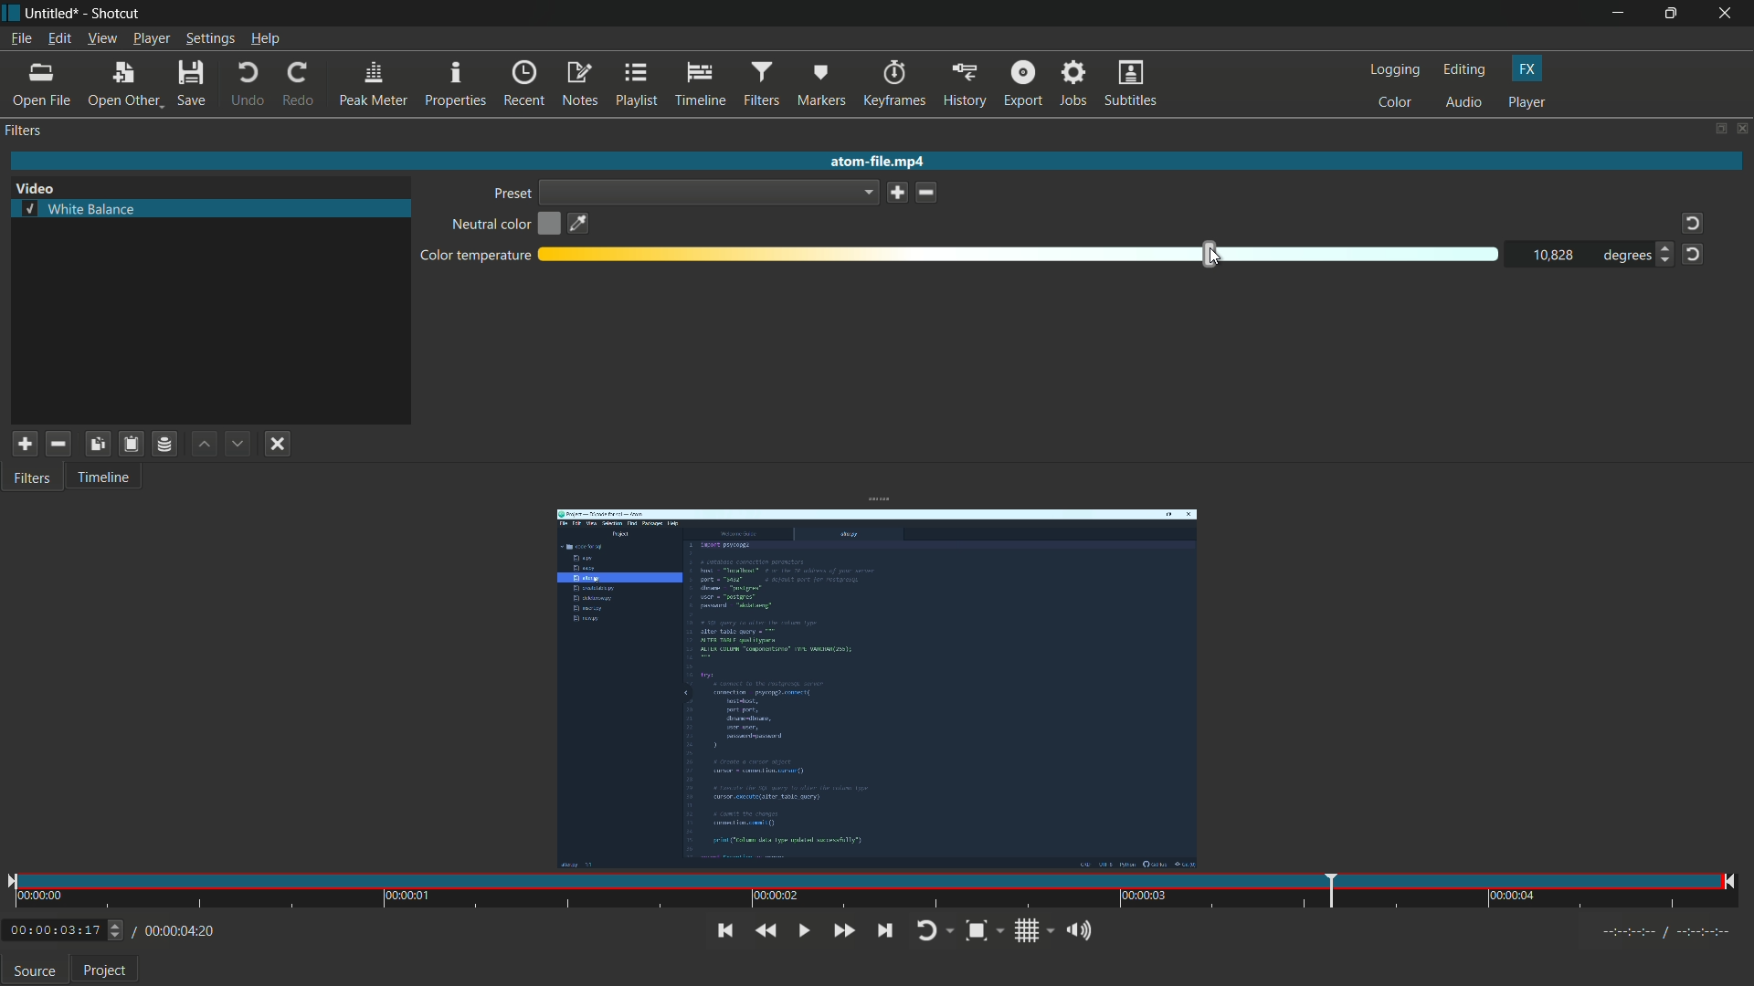 The height and width of the screenshot is (986, 1754). What do you see at coordinates (300, 81) in the screenshot?
I see `redo` at bounding box center [300, 81].